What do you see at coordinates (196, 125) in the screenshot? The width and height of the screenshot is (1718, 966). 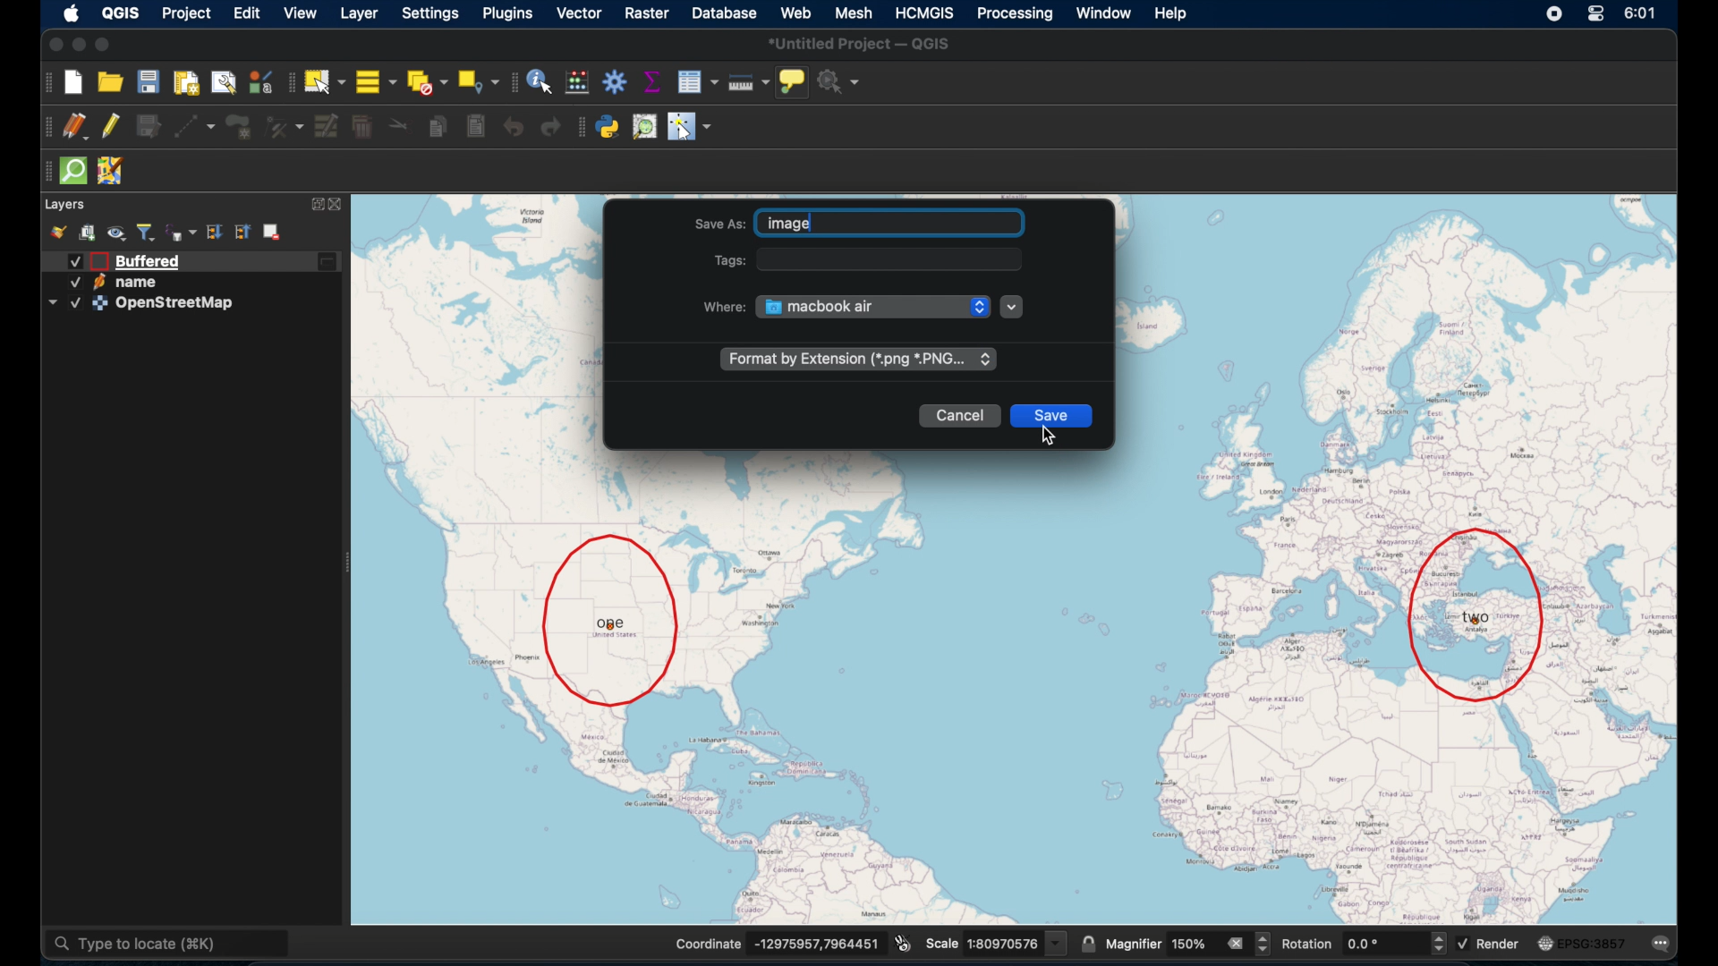 I see `digitize with segment` at bounding box center [196, 125].